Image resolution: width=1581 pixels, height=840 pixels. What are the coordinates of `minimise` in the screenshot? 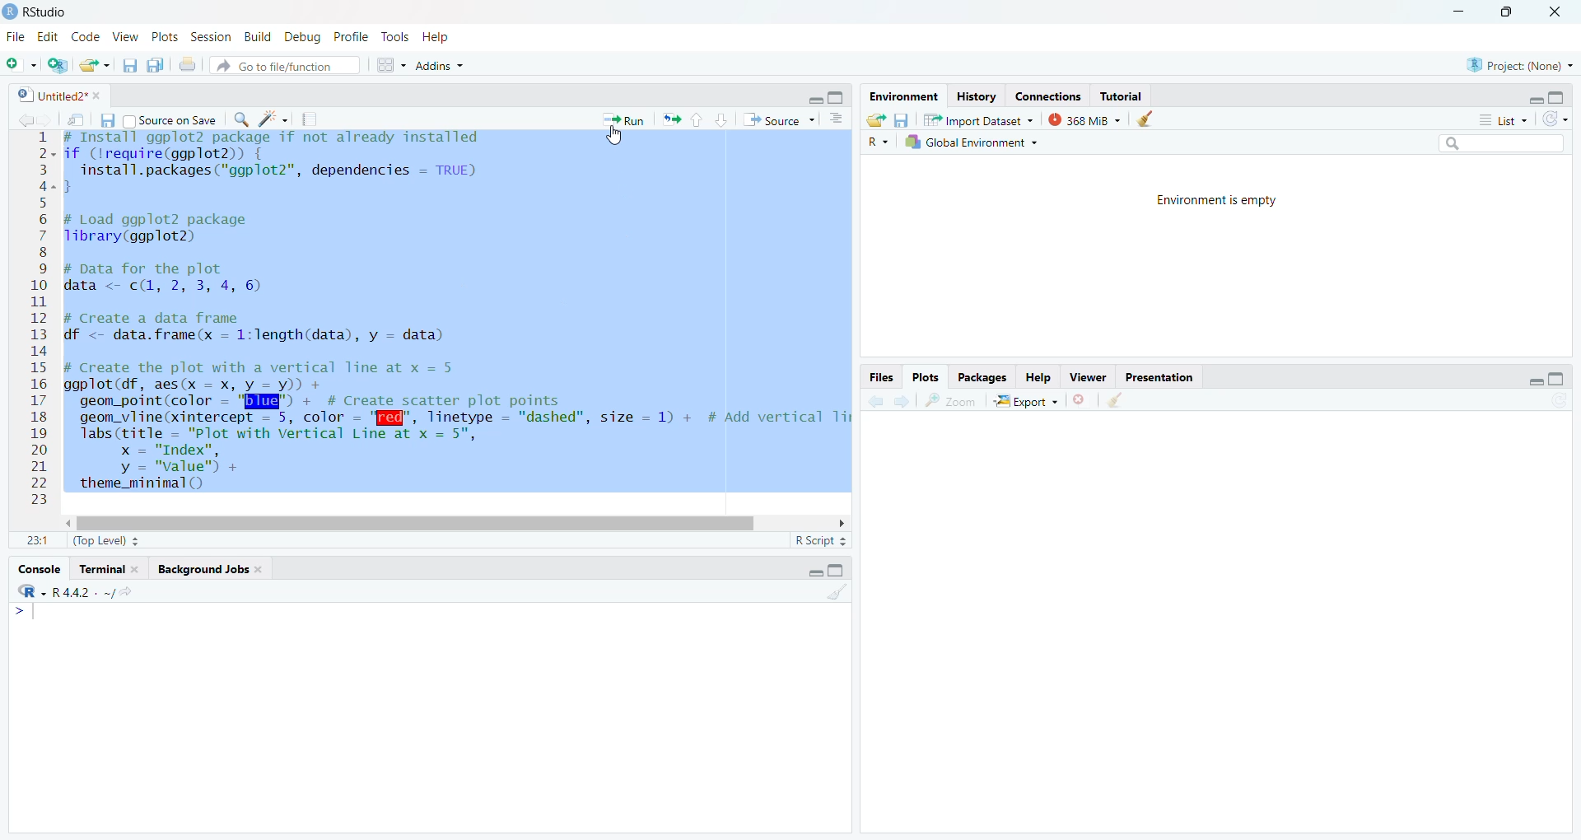 It's located at (1532, 96).